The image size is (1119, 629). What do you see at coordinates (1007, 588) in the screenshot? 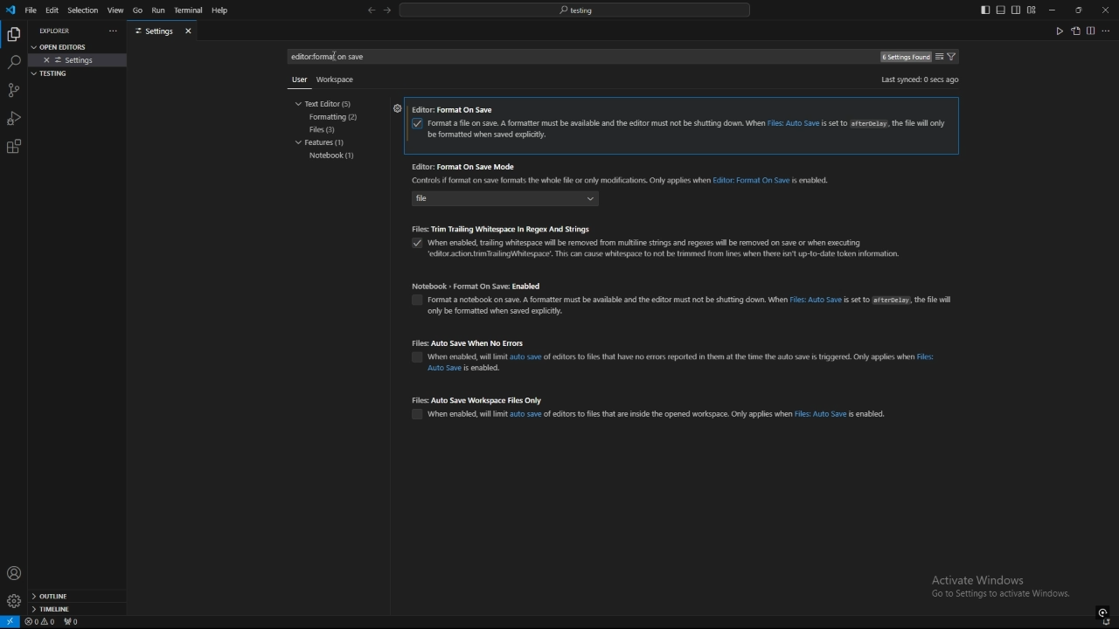
I see `Activate windows go to settings to activate windows` at bounding box center [1007, 588].